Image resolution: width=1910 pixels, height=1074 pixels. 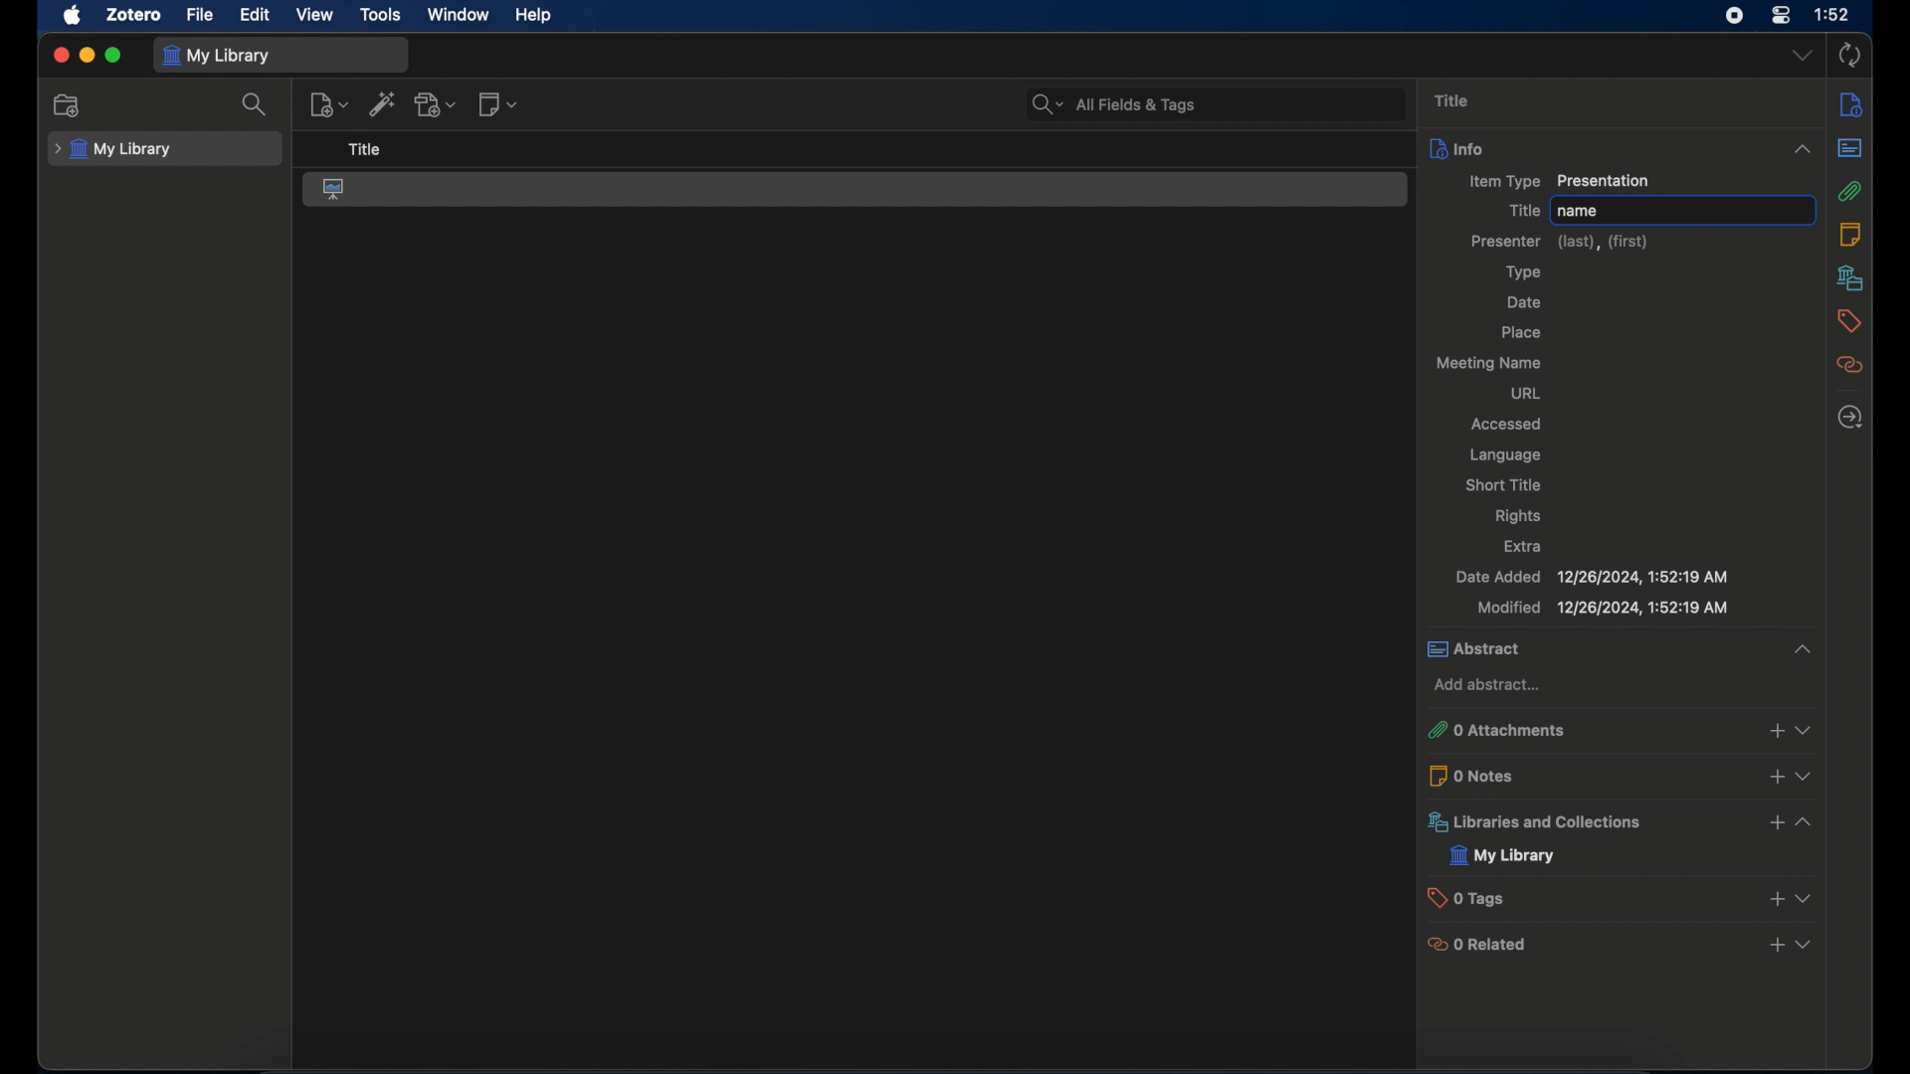 I want to click on file, so click(x=199, y=15).